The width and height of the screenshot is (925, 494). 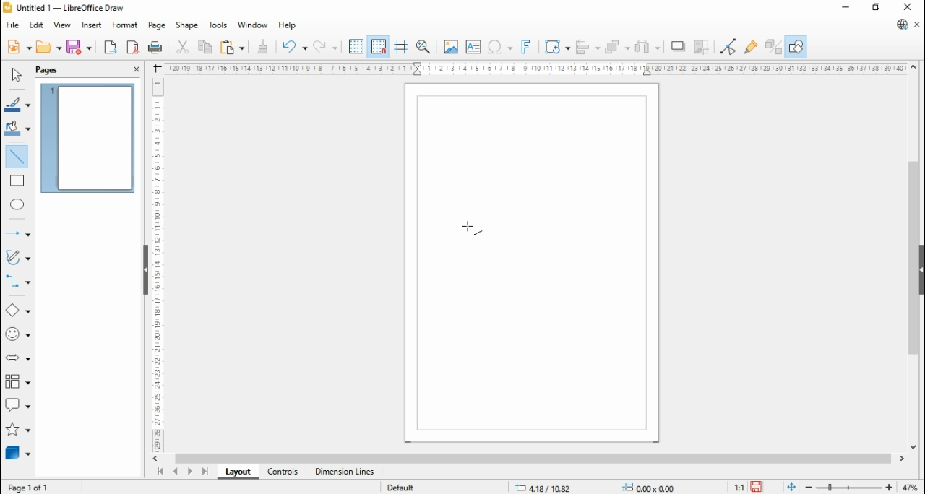 I want to click on 1:1, so click(x=738, y=487).